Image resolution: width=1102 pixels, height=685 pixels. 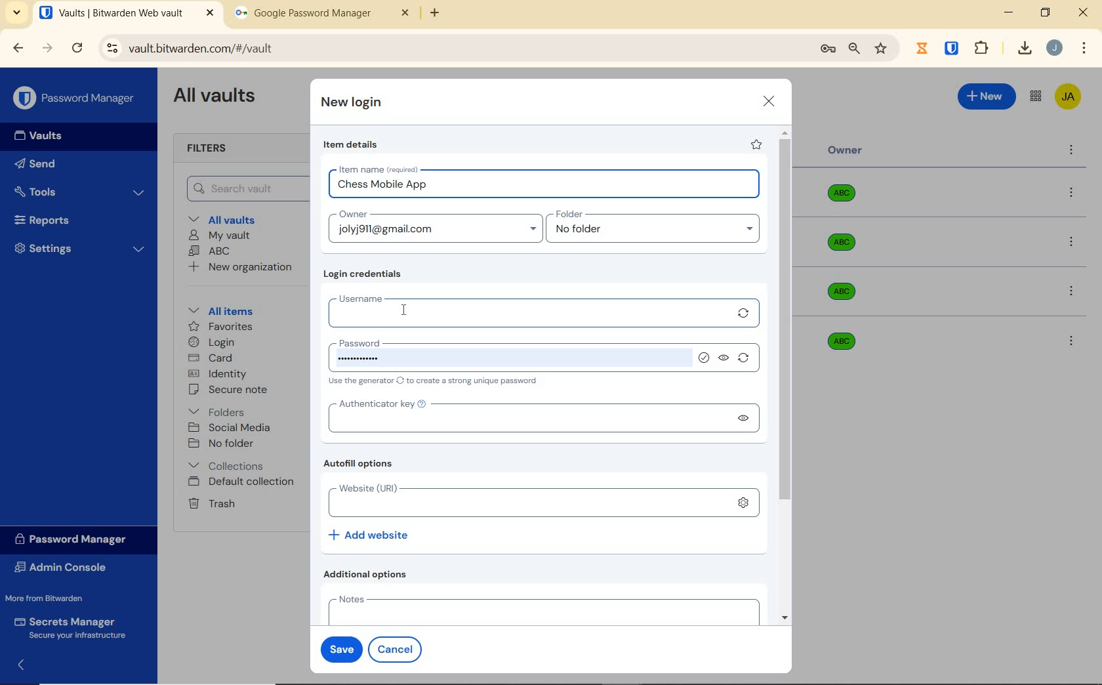 What do you see at coordinates (1074, 194) in the screenshot?
I see `option` at bounding box center [1074, 194].